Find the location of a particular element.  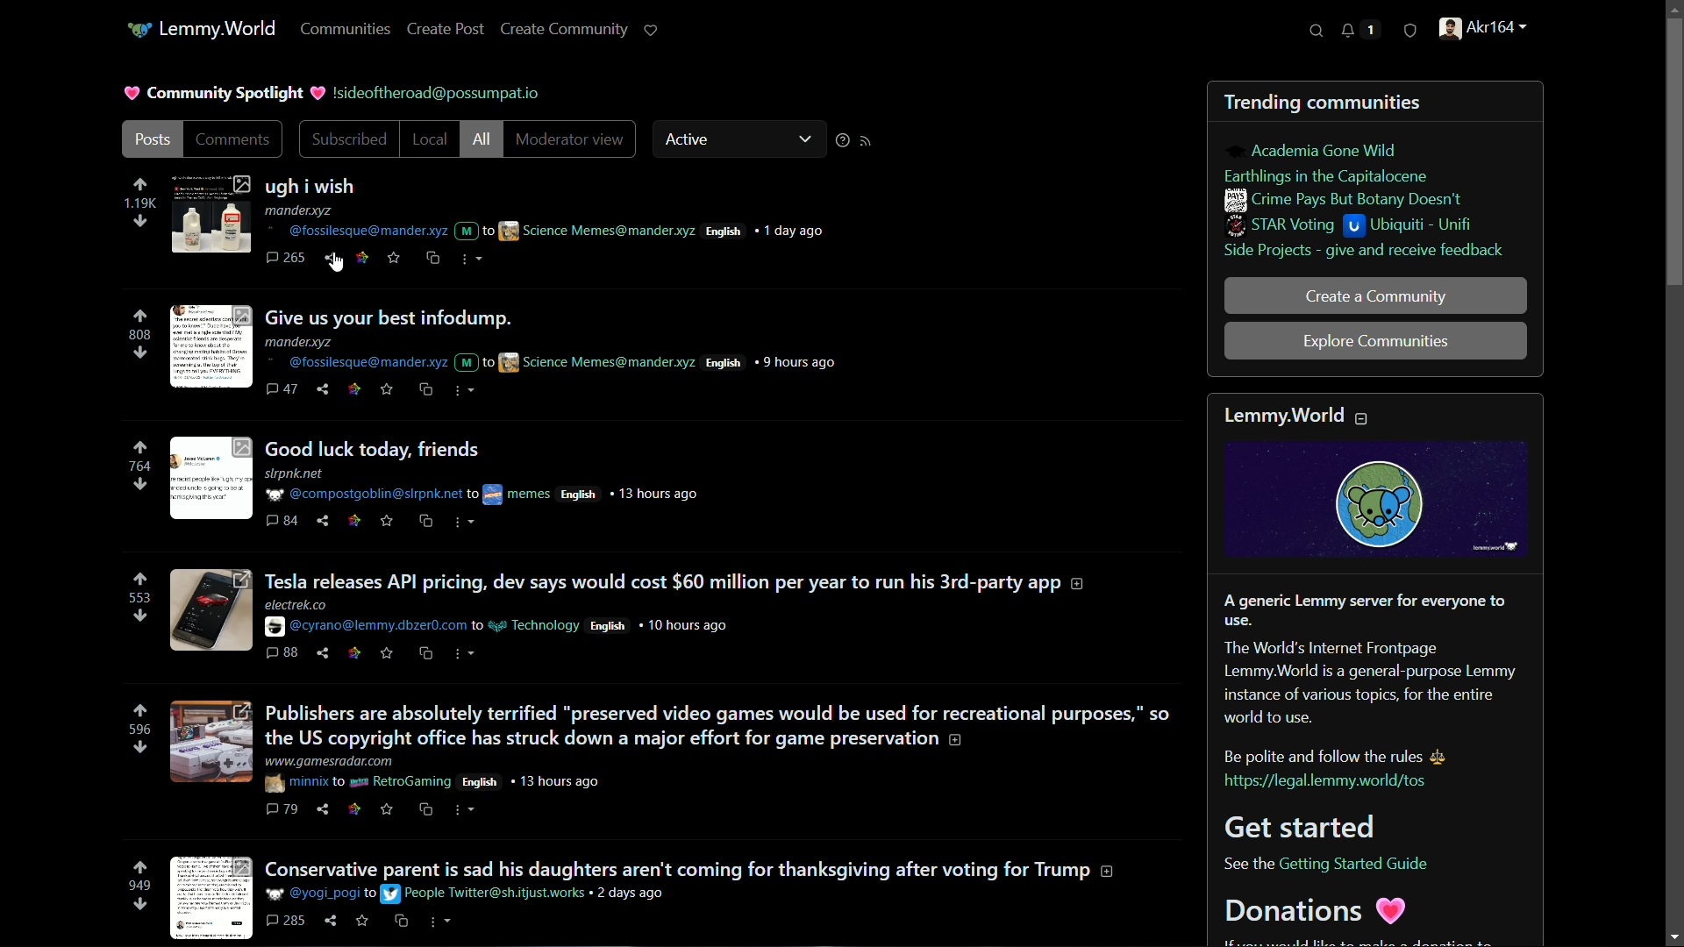

mander.xyz is located at coordinates (301, 342).